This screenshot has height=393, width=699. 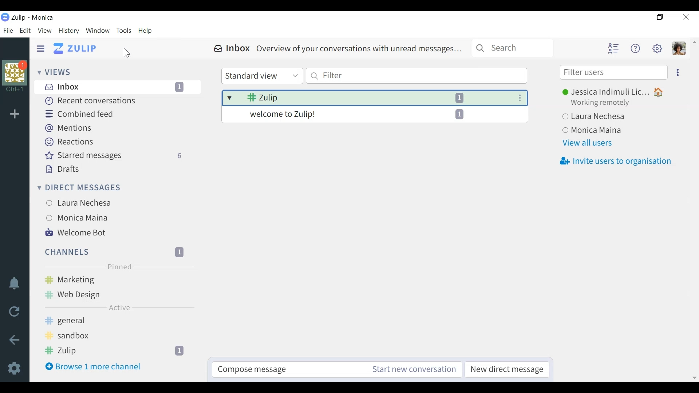 I want to click on Help, so click(x=637, y=47).